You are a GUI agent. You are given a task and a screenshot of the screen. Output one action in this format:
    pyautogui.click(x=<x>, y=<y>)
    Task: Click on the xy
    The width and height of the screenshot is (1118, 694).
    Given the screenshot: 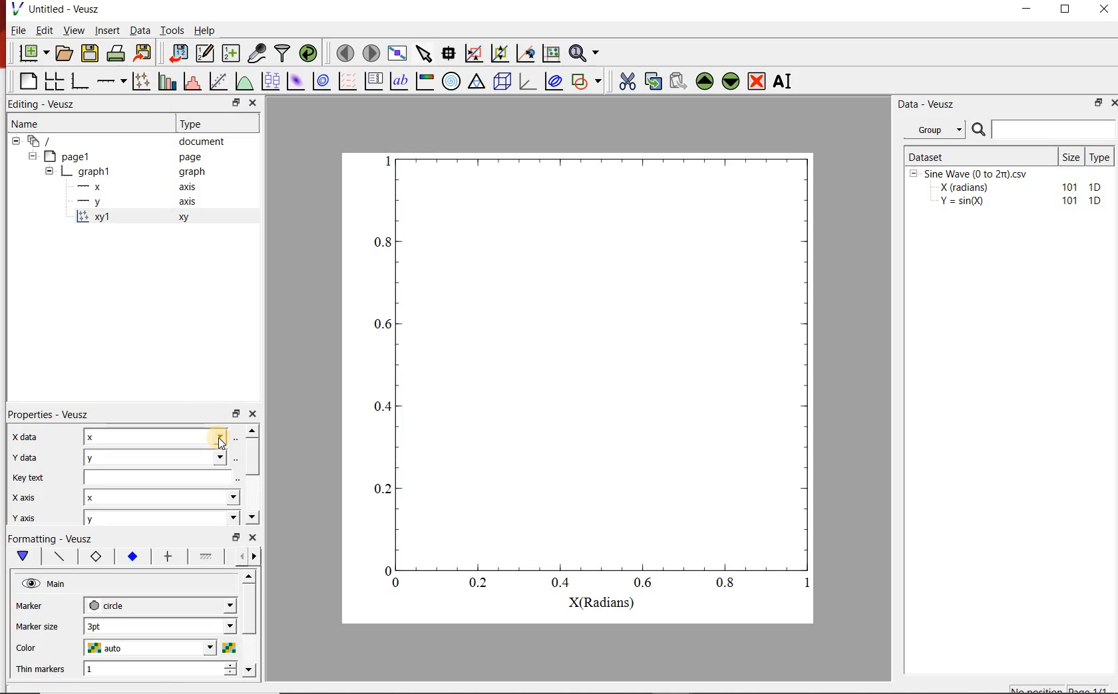 What is the action you would take?
    pyautogui.click(x=93, y=556)
    